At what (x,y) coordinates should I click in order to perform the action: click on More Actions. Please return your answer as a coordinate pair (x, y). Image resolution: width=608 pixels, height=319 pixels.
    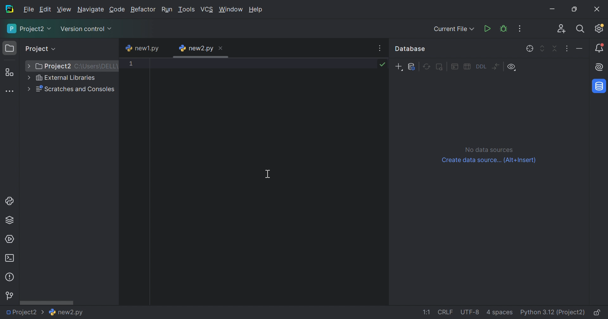
    Looking at the image, I should click on (521, 29).